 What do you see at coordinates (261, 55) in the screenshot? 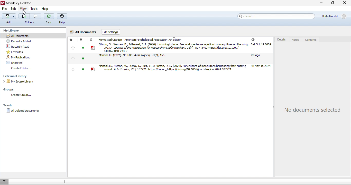
I see `hd
satOct 192024
2ag0

FriNov 152024` at bounding box center [261, 55].